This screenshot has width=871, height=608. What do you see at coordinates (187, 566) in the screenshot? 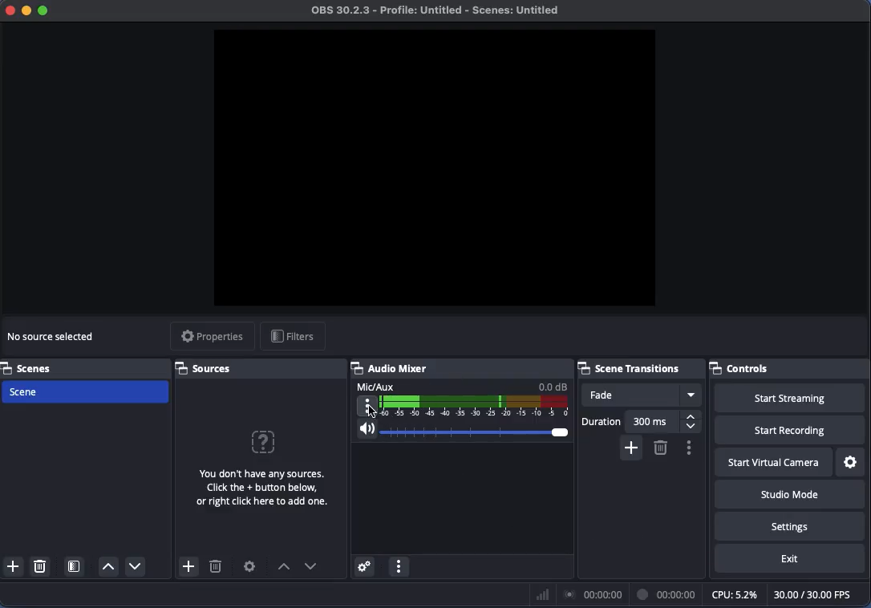
I see `Add source` at bounding box center [187, 566].